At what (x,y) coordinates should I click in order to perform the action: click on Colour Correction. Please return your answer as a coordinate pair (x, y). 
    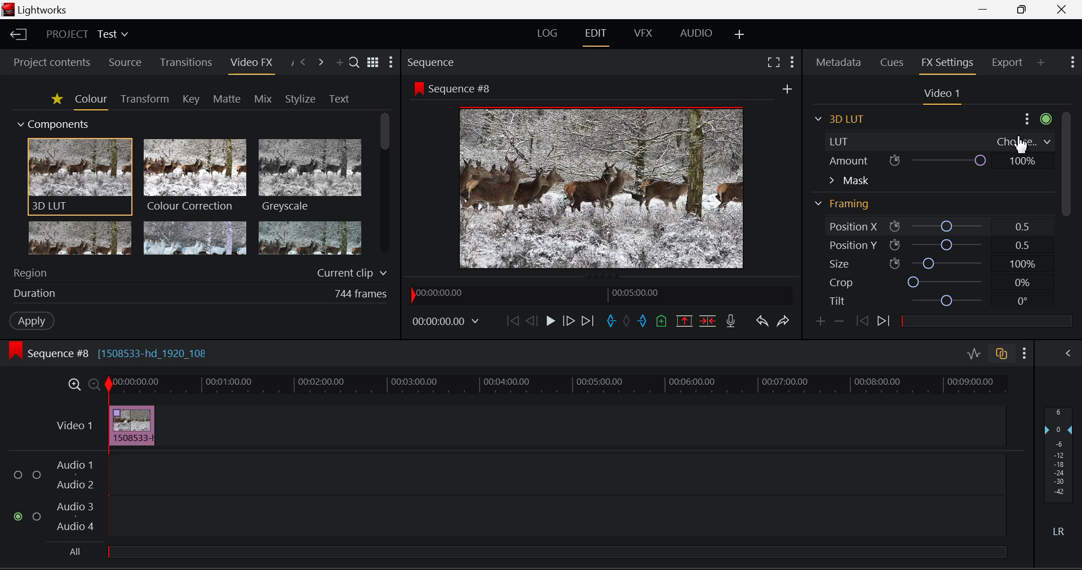
    Looking at the image, I should click on (196, 176).